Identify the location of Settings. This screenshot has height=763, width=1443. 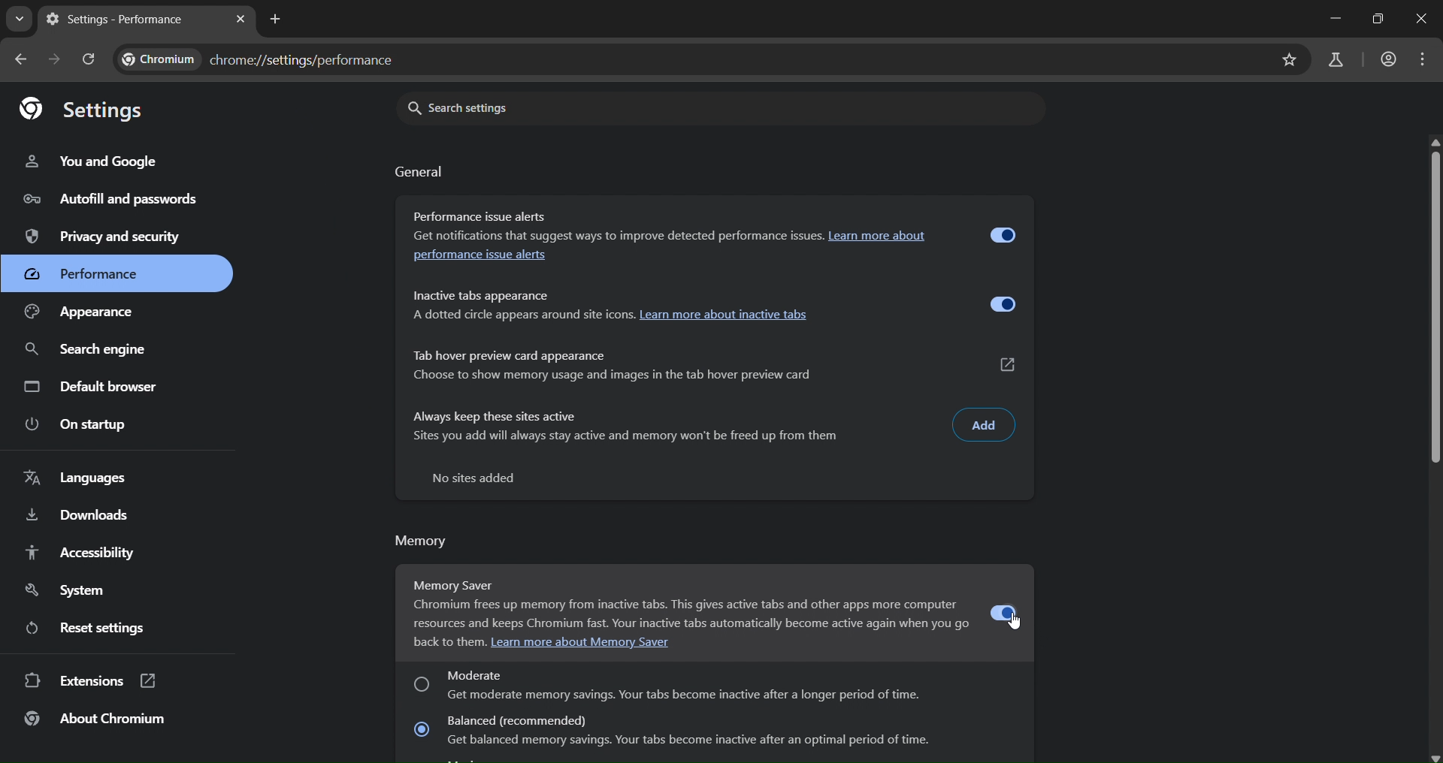
(82, 111).